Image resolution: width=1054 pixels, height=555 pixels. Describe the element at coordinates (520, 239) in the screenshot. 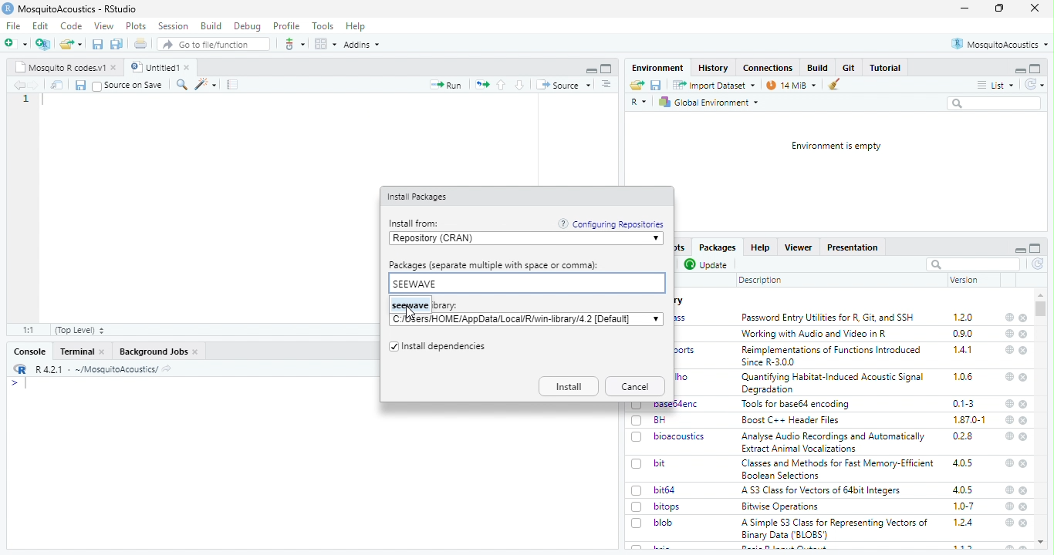

I see `Repository (CRAN)` at that location.